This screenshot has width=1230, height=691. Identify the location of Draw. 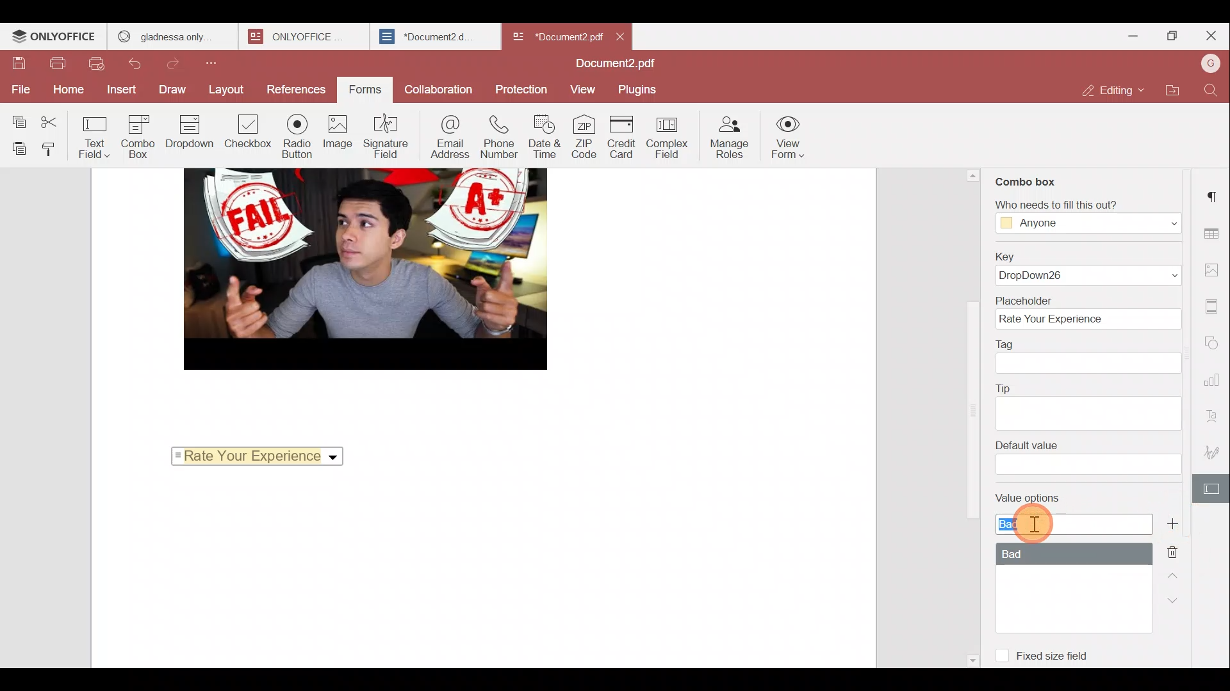
(174, 90).